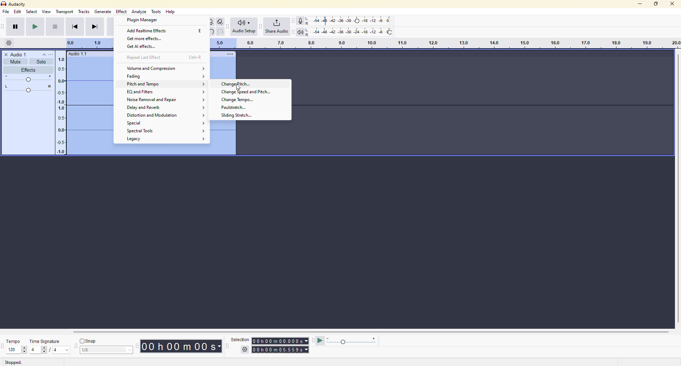 The height and width of the screenshot is (366, 681). I want to click on zoom toggle, so click(221, 22).